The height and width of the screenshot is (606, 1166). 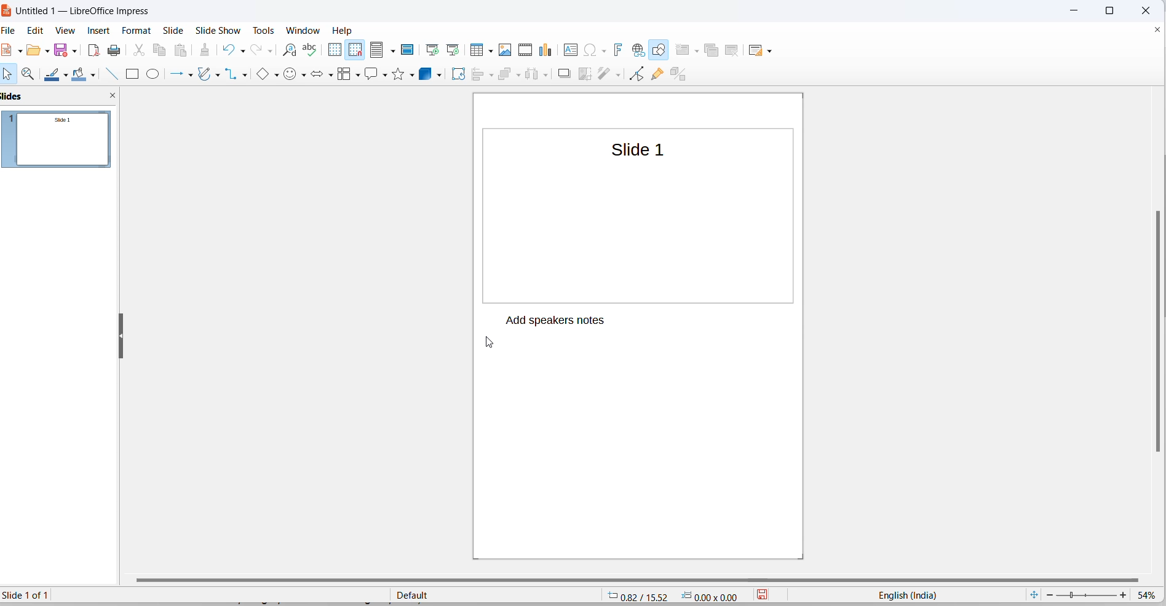 What do you see at coordinates (227, 49) in the screenshot?
I see `undo` at bounding box center [227, 49].